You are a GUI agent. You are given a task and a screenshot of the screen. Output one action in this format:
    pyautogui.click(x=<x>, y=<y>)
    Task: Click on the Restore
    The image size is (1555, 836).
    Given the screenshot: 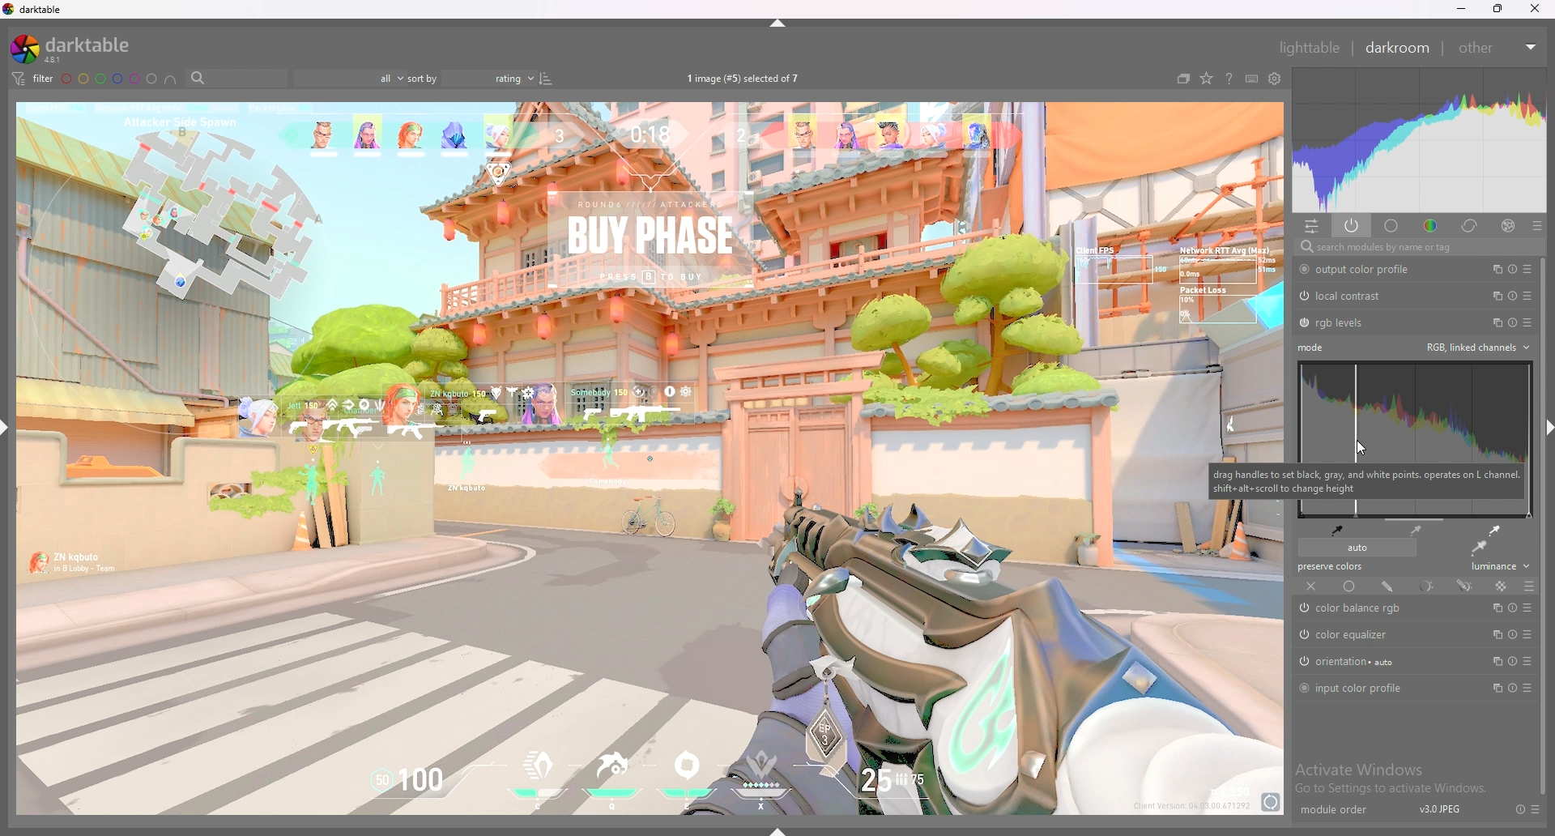 What is the action you would take?
    pyautogui.click(x=1497, y=12)
    